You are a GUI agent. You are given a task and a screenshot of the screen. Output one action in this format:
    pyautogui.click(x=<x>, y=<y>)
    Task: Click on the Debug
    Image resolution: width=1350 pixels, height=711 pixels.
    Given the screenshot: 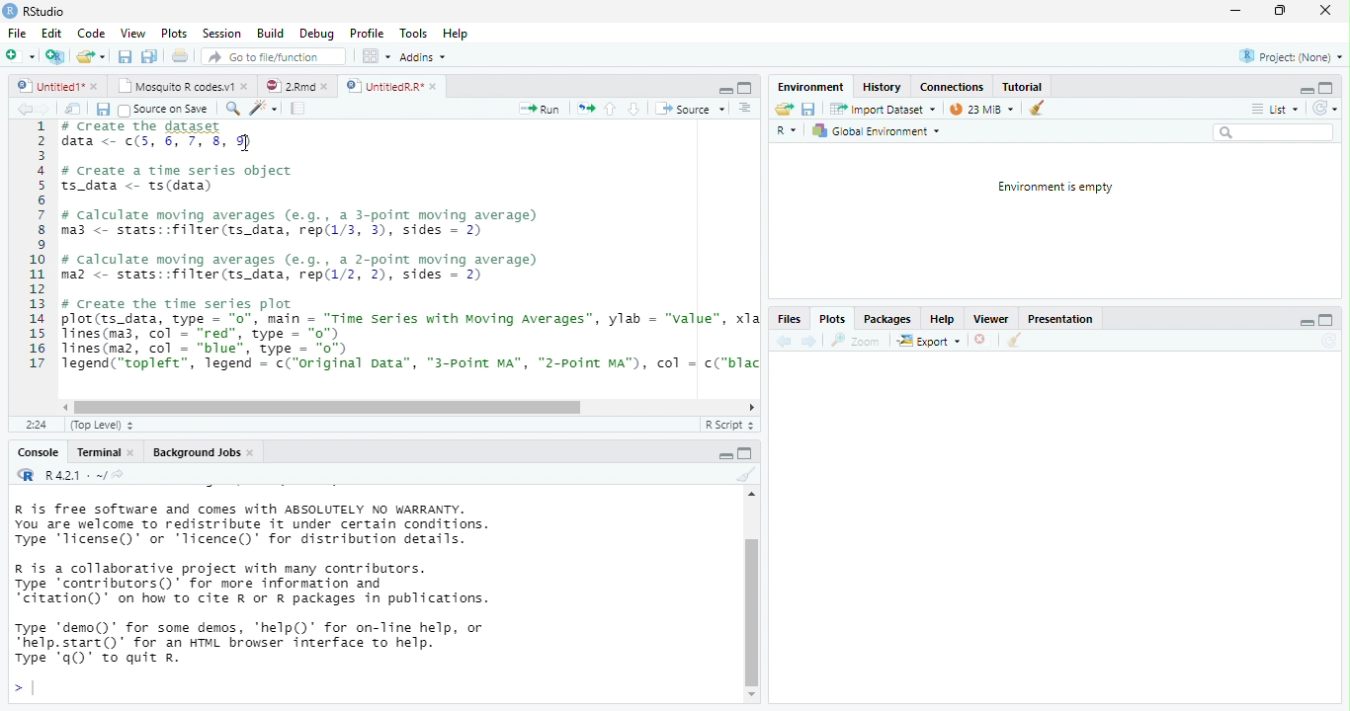 What is the action you would take?
    pyautogui.click(x=316, y=34)
    